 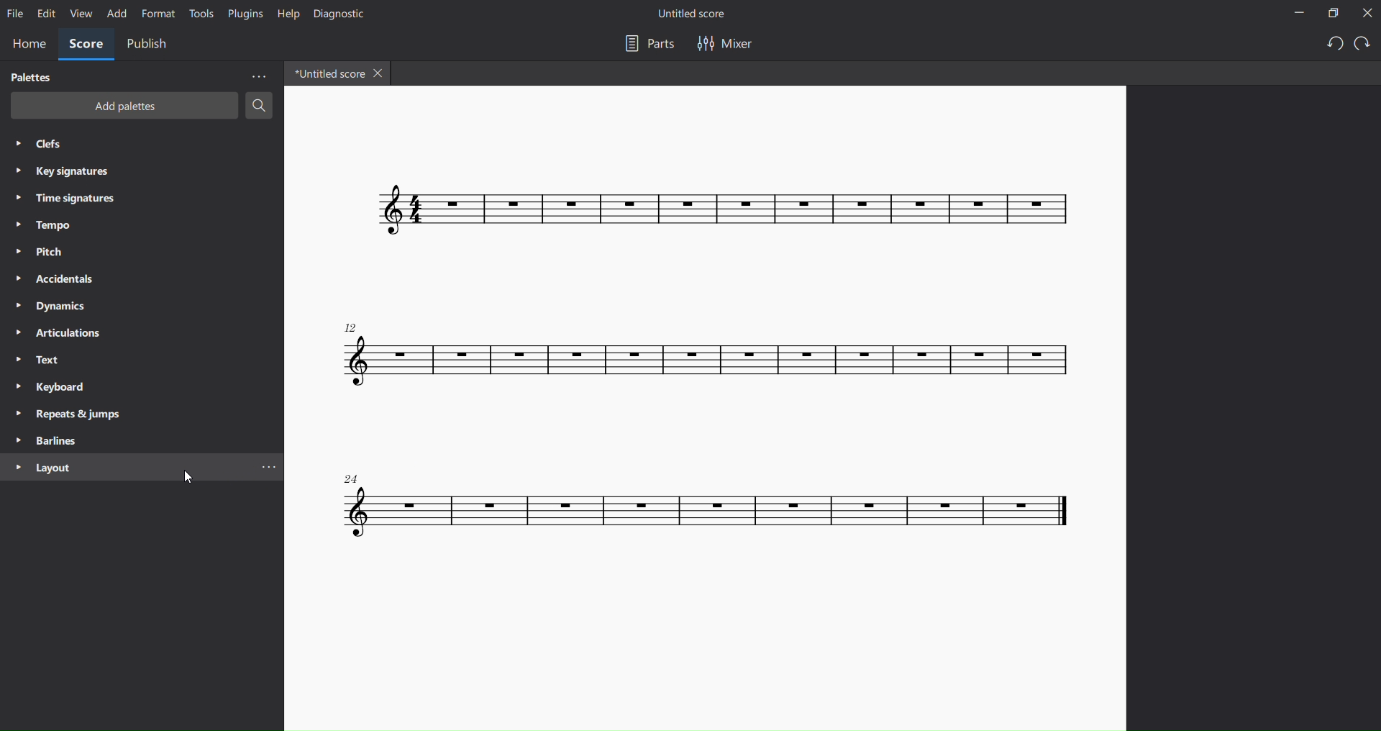 I want to click on diagnostic, so click(x=337, y=14).